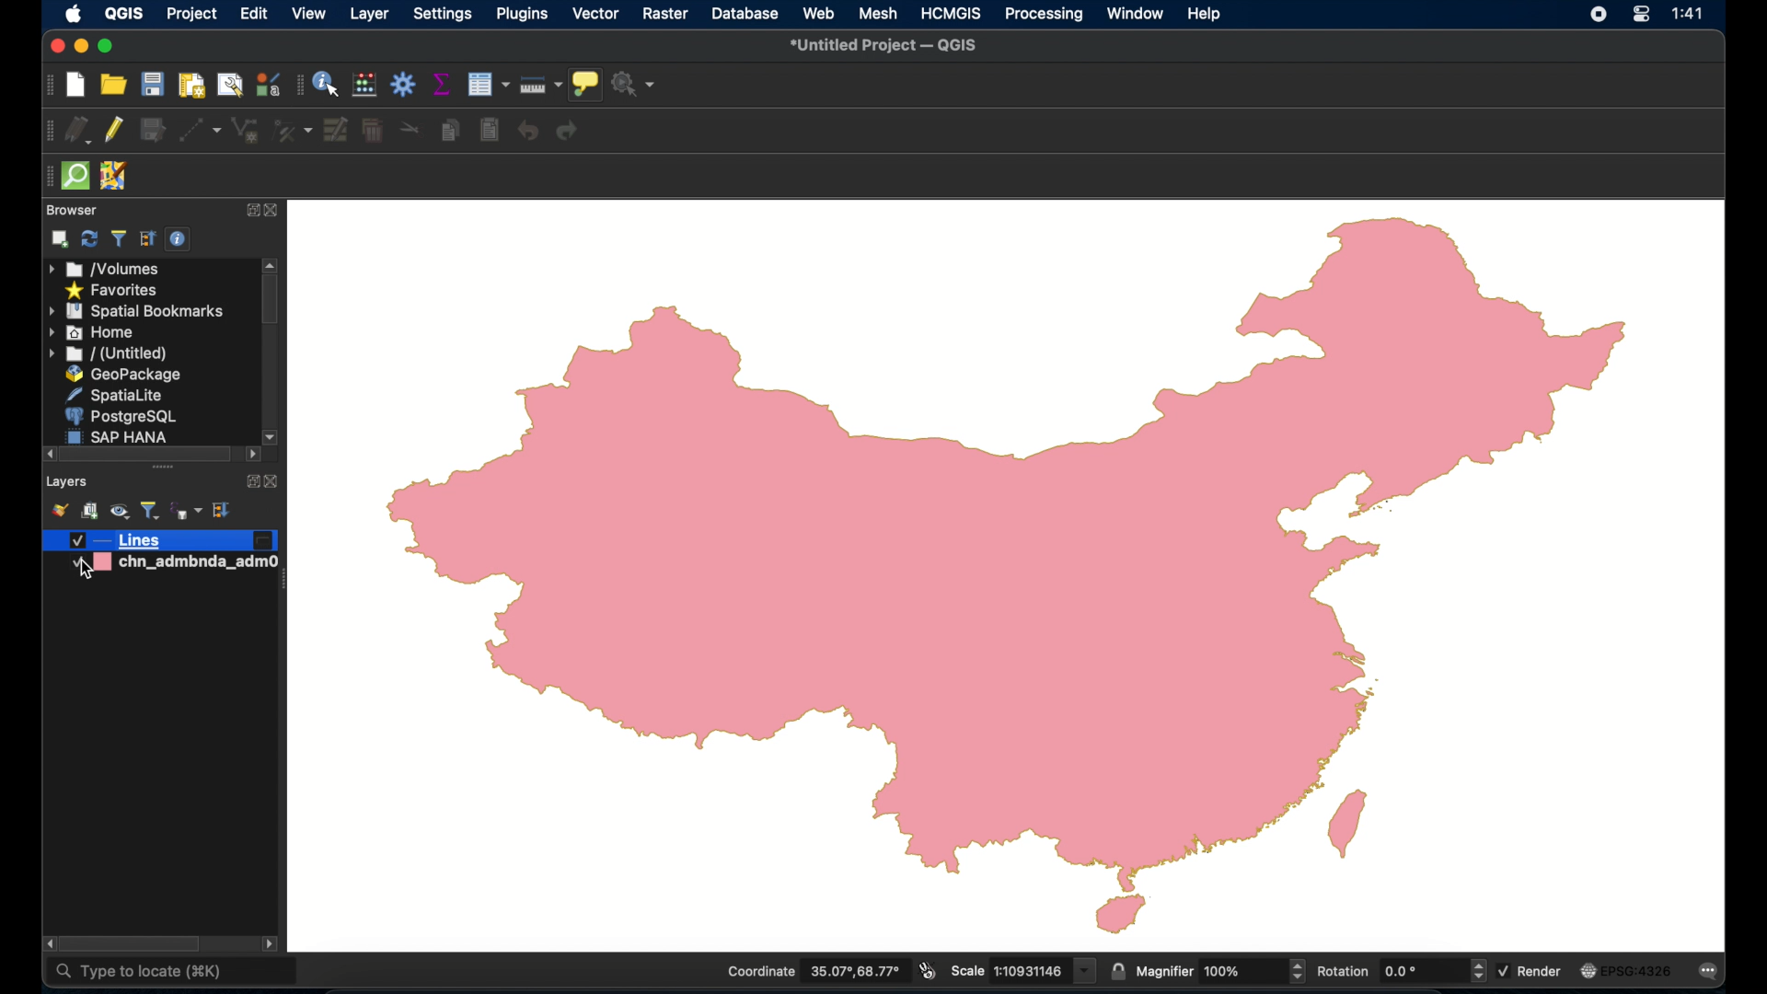  Describe the element at coordinates (1220, 970) in the screenshot. I see `magnifier` at that location.